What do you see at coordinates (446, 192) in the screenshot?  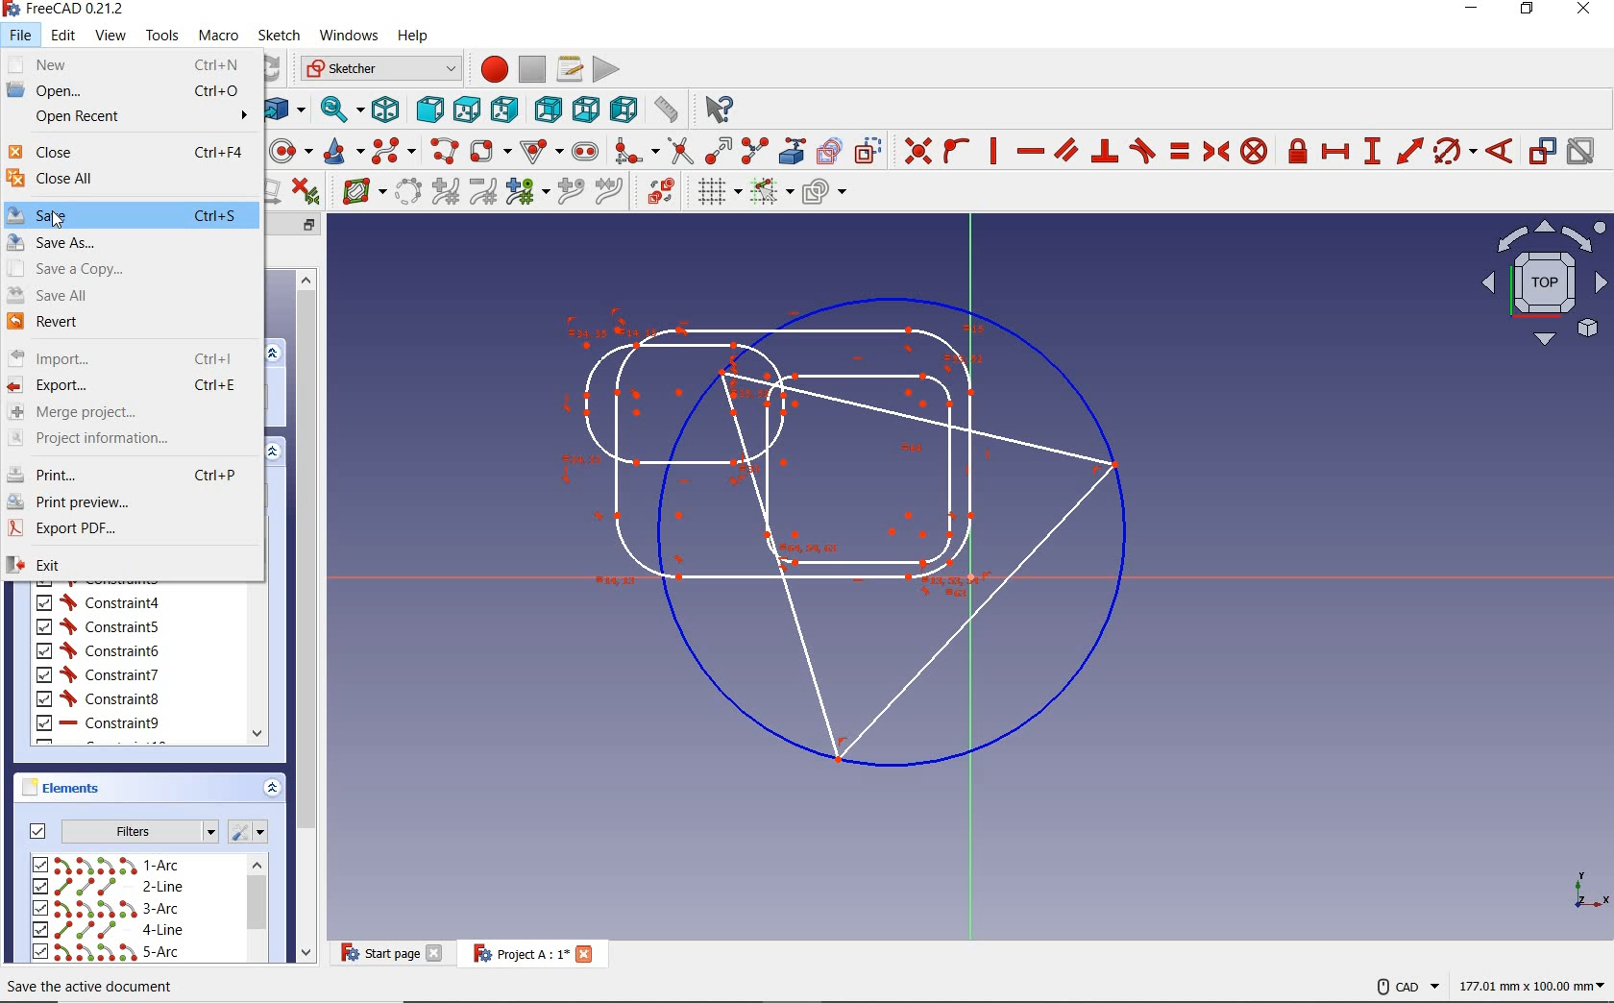 I see `increase B-spline decrease` at bounding box center [446, 192].